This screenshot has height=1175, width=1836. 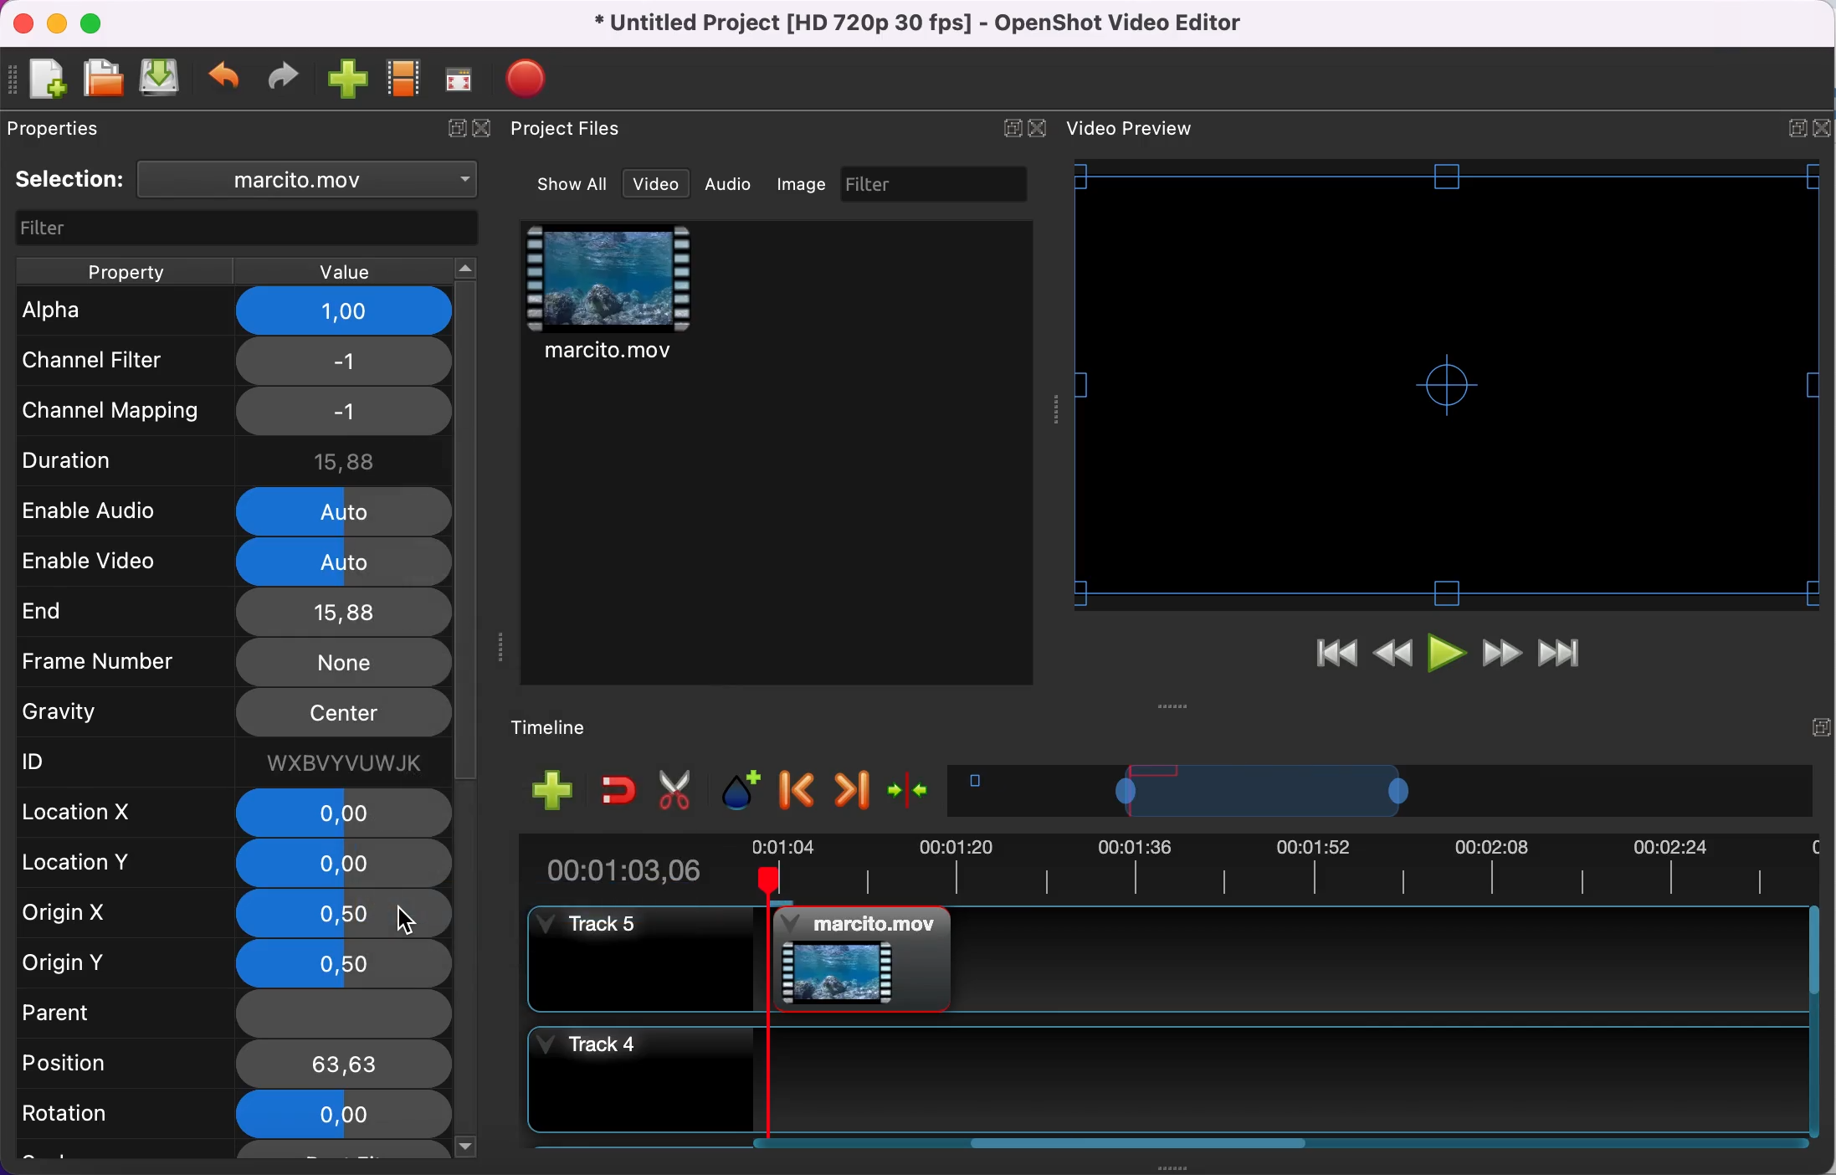 I want to click on enable audio auto, so click(x=228, y=510).